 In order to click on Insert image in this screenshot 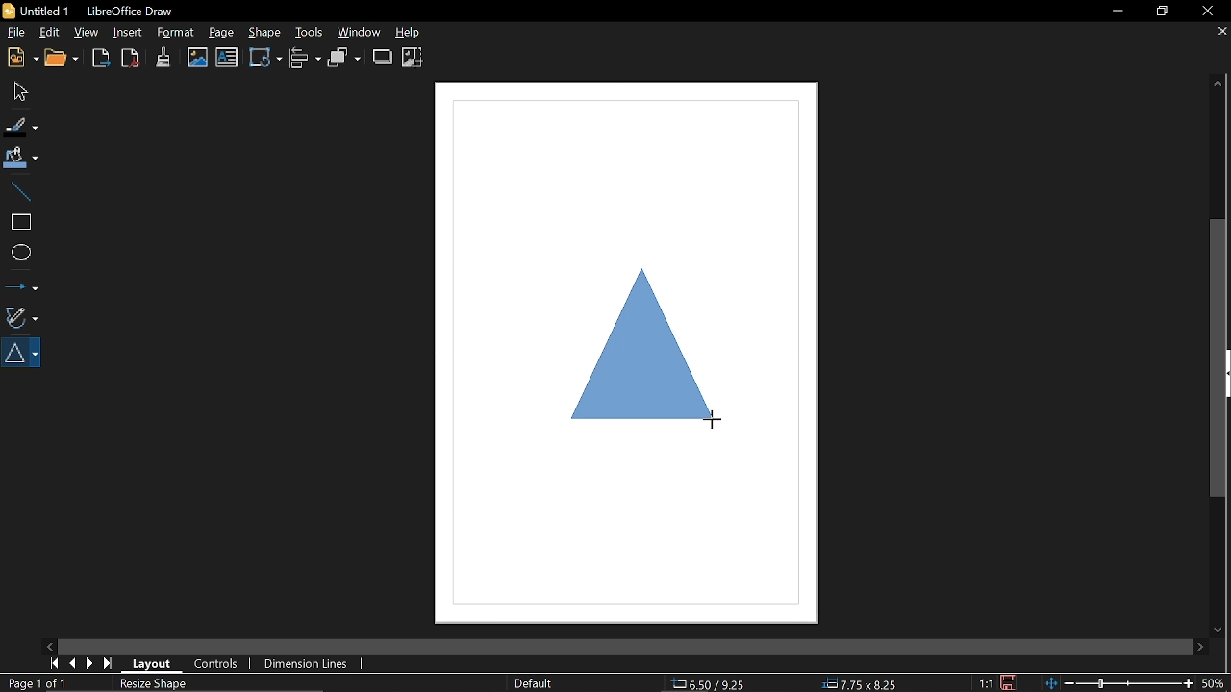, I will do `click(227, 58)`.